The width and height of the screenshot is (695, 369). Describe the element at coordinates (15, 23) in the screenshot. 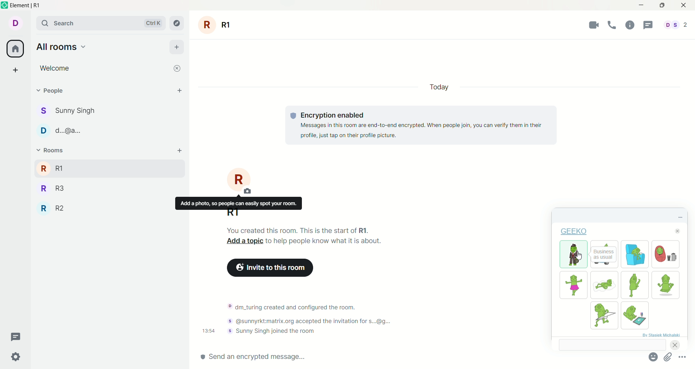

I see `account` at that location.